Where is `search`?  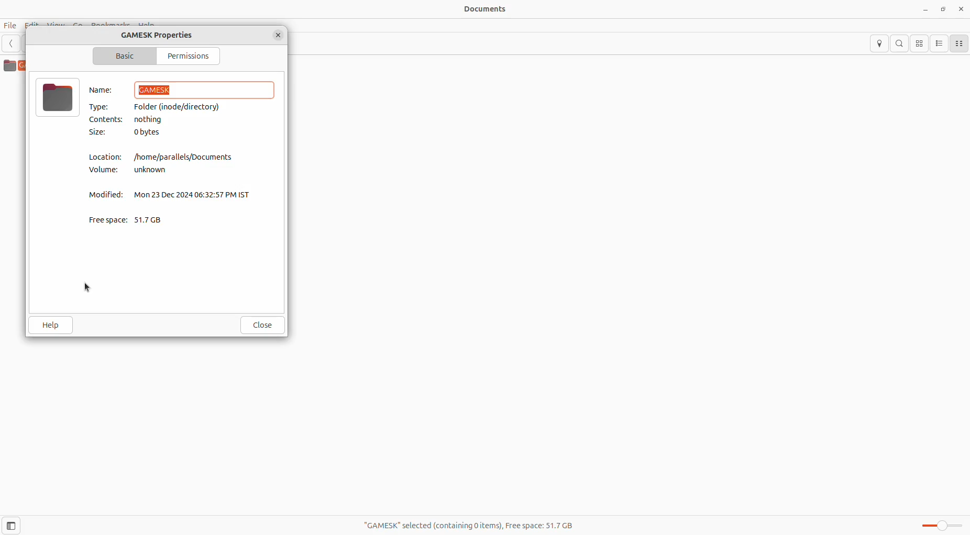 search is located at coordinates (900, 43).